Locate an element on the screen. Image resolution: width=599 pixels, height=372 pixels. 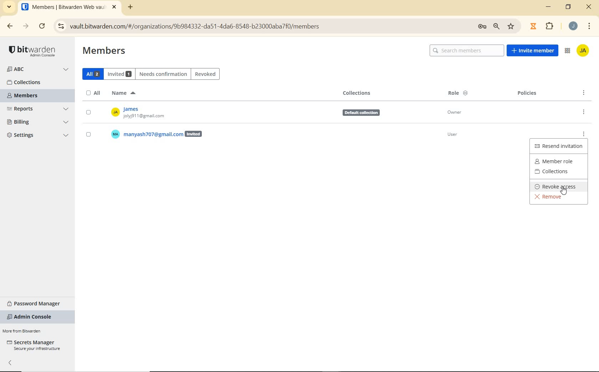
ADMIN CONSOLE is located at coordinates (32, 317).